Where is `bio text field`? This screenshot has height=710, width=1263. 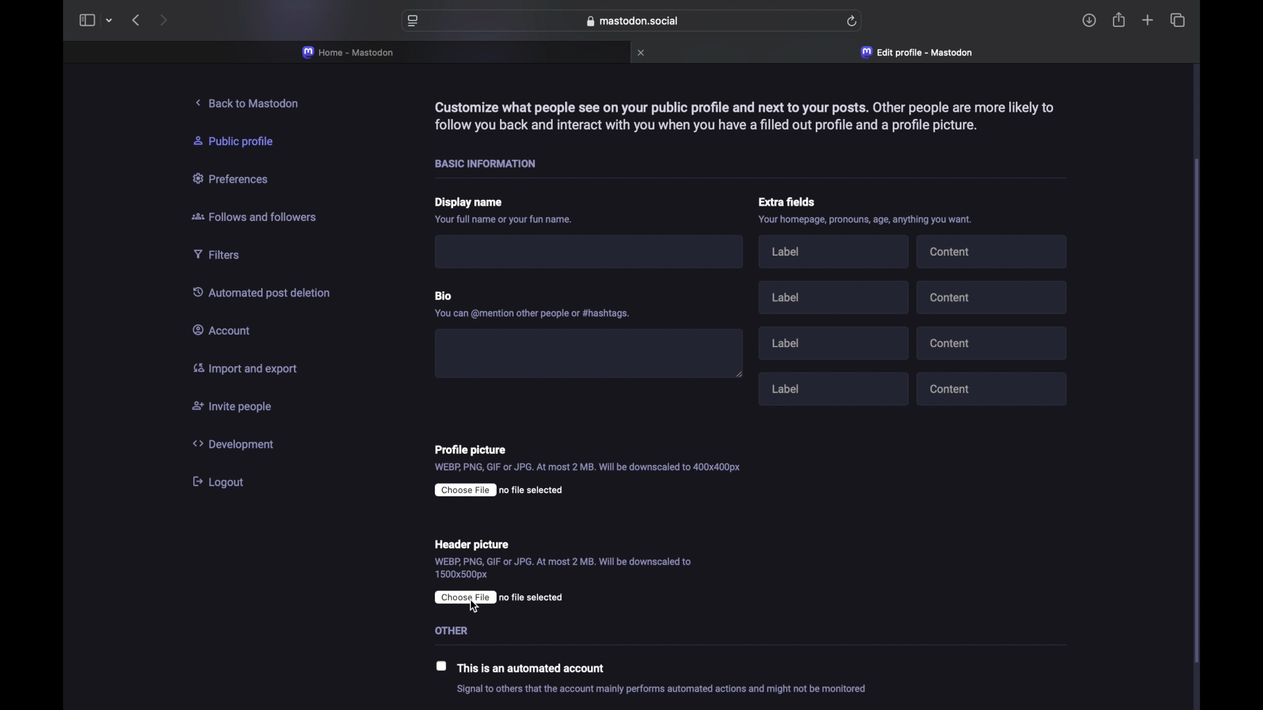 bio text field is located at coordinates (589, 350).